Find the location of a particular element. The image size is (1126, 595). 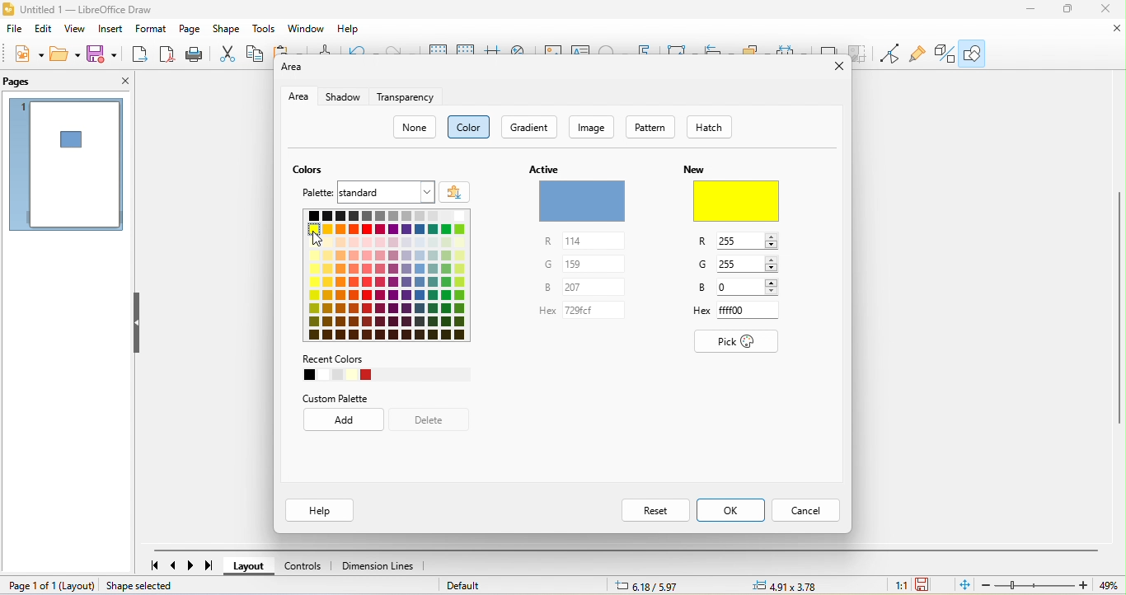

close is located at coordinates (1114, 30).